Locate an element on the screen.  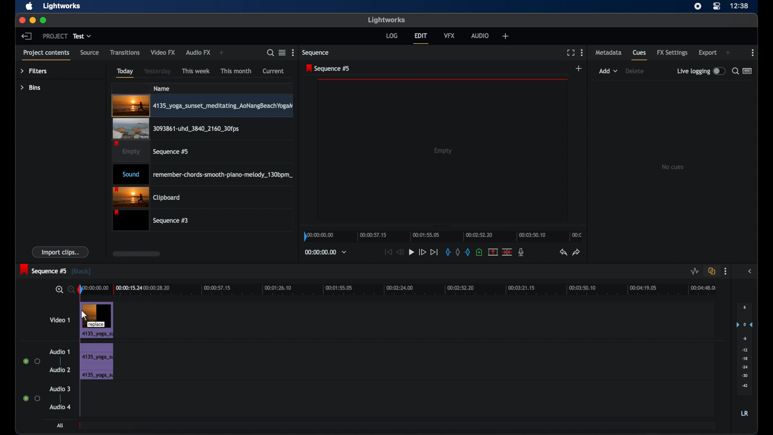
split is located at coordinates (507, 253).